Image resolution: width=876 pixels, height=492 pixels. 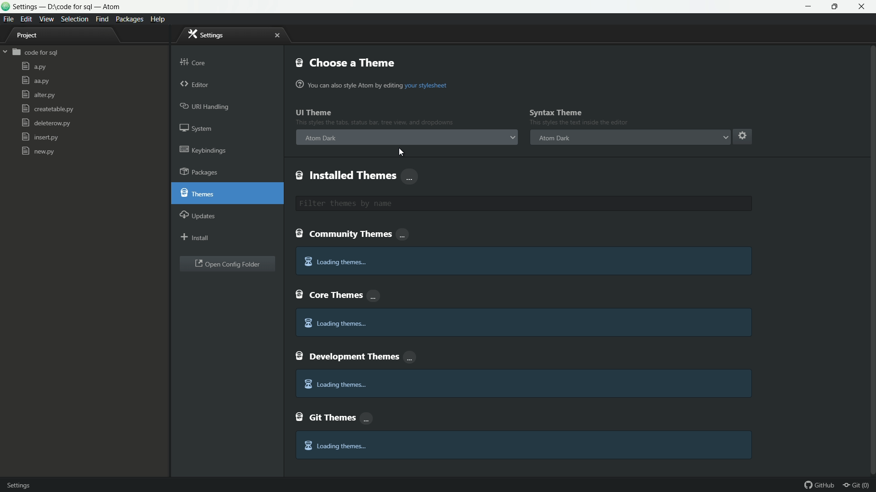 I want to click on settings , so click(x=23, y=484).